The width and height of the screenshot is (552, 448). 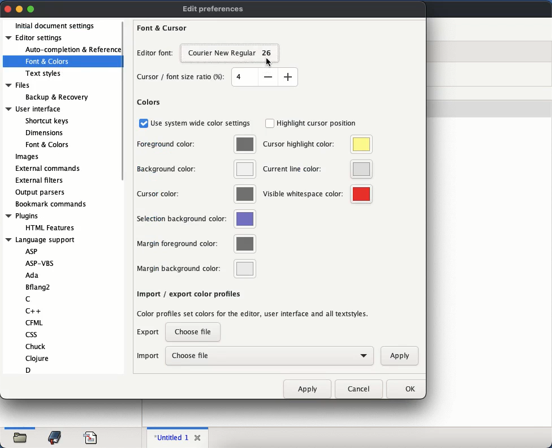 What do you see at coordinates (149, 332) in the screenshot?
I see `export` at bounding box center [149, 332].